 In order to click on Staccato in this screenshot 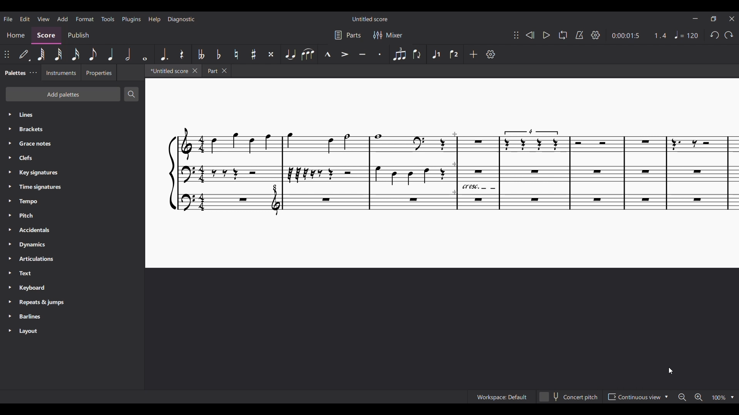, I will do `click(381, 54)`.